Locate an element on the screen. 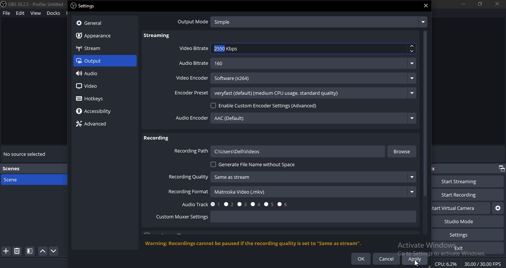 The width and height of the screenshot is (506, 268). custom mixer settings is located at coordinates (183, 217).